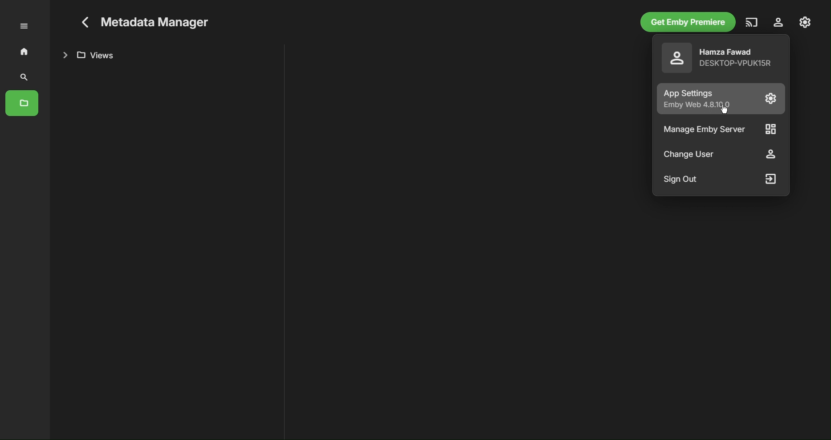 The image size is (831, 440). I want to click on Search, so click(24, 77).